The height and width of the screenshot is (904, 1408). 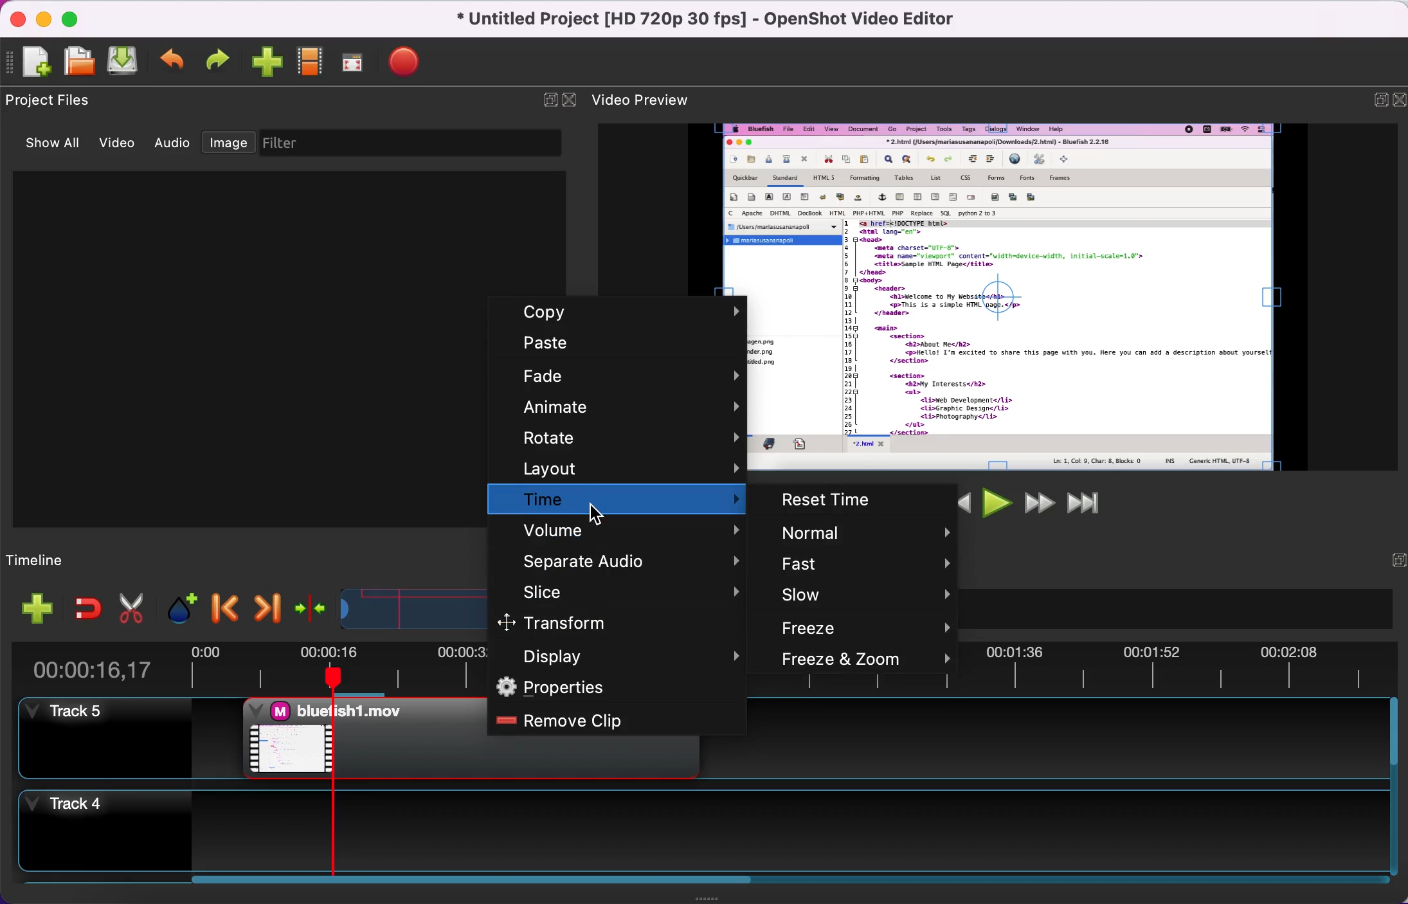 I want to click on play, so click(x=995, y=502).